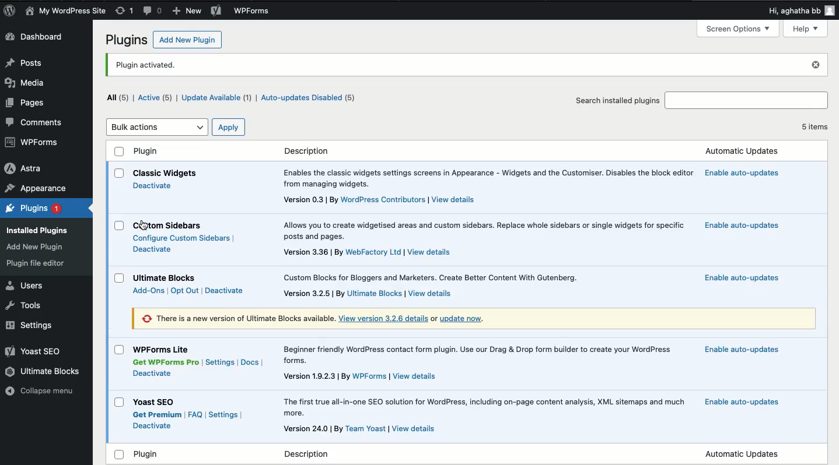  Describe the element at coordinates (430, 294) in the screenshot. I see `view details` at that location.